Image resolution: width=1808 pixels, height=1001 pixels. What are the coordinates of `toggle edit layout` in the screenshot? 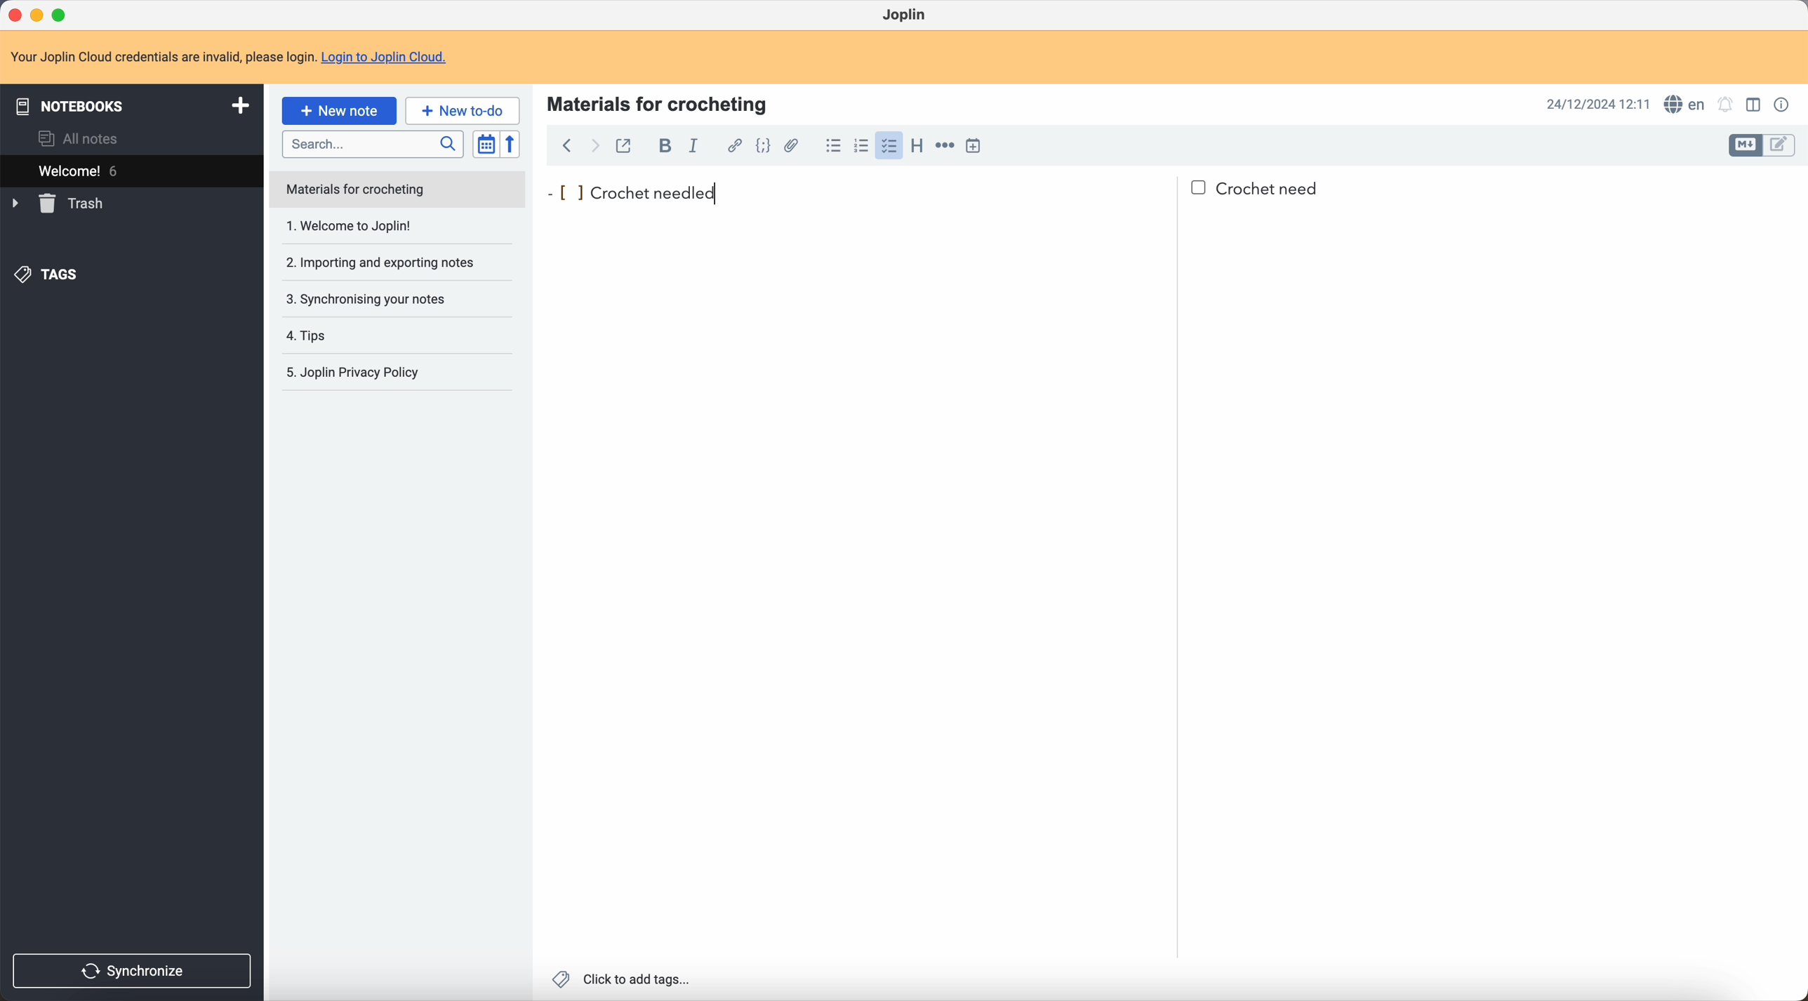 It's located at (1745, 146).